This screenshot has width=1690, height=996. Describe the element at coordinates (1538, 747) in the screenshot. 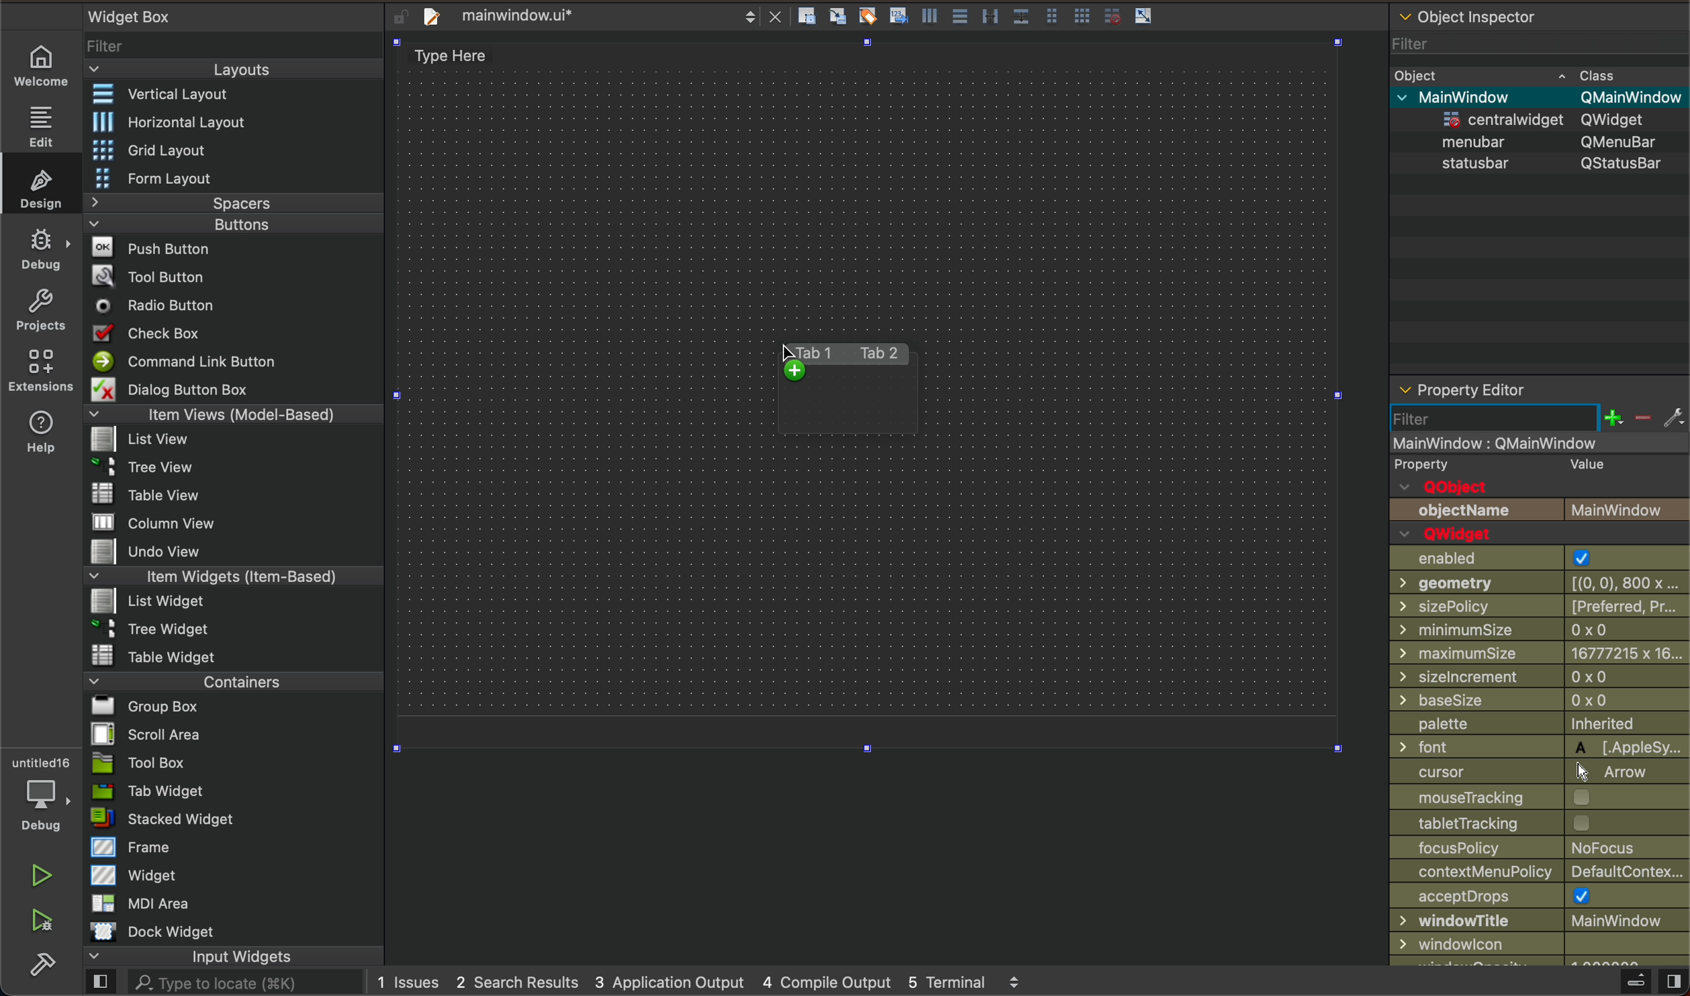

I see `font` at that location.